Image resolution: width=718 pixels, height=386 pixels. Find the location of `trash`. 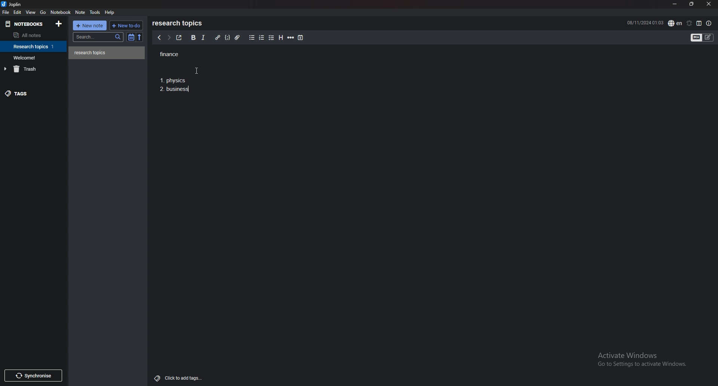

trash is located at coordinates (35, 69).